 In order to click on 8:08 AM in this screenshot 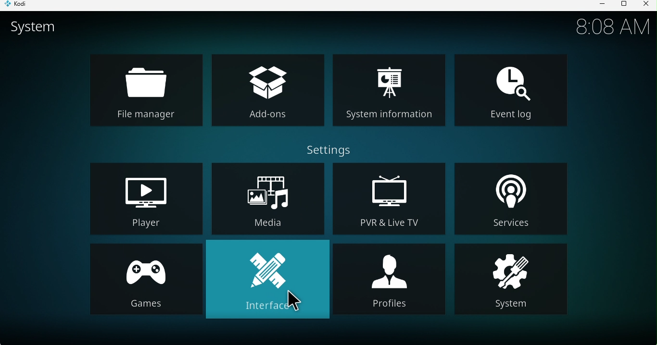, I will do `click(614, 29)`.